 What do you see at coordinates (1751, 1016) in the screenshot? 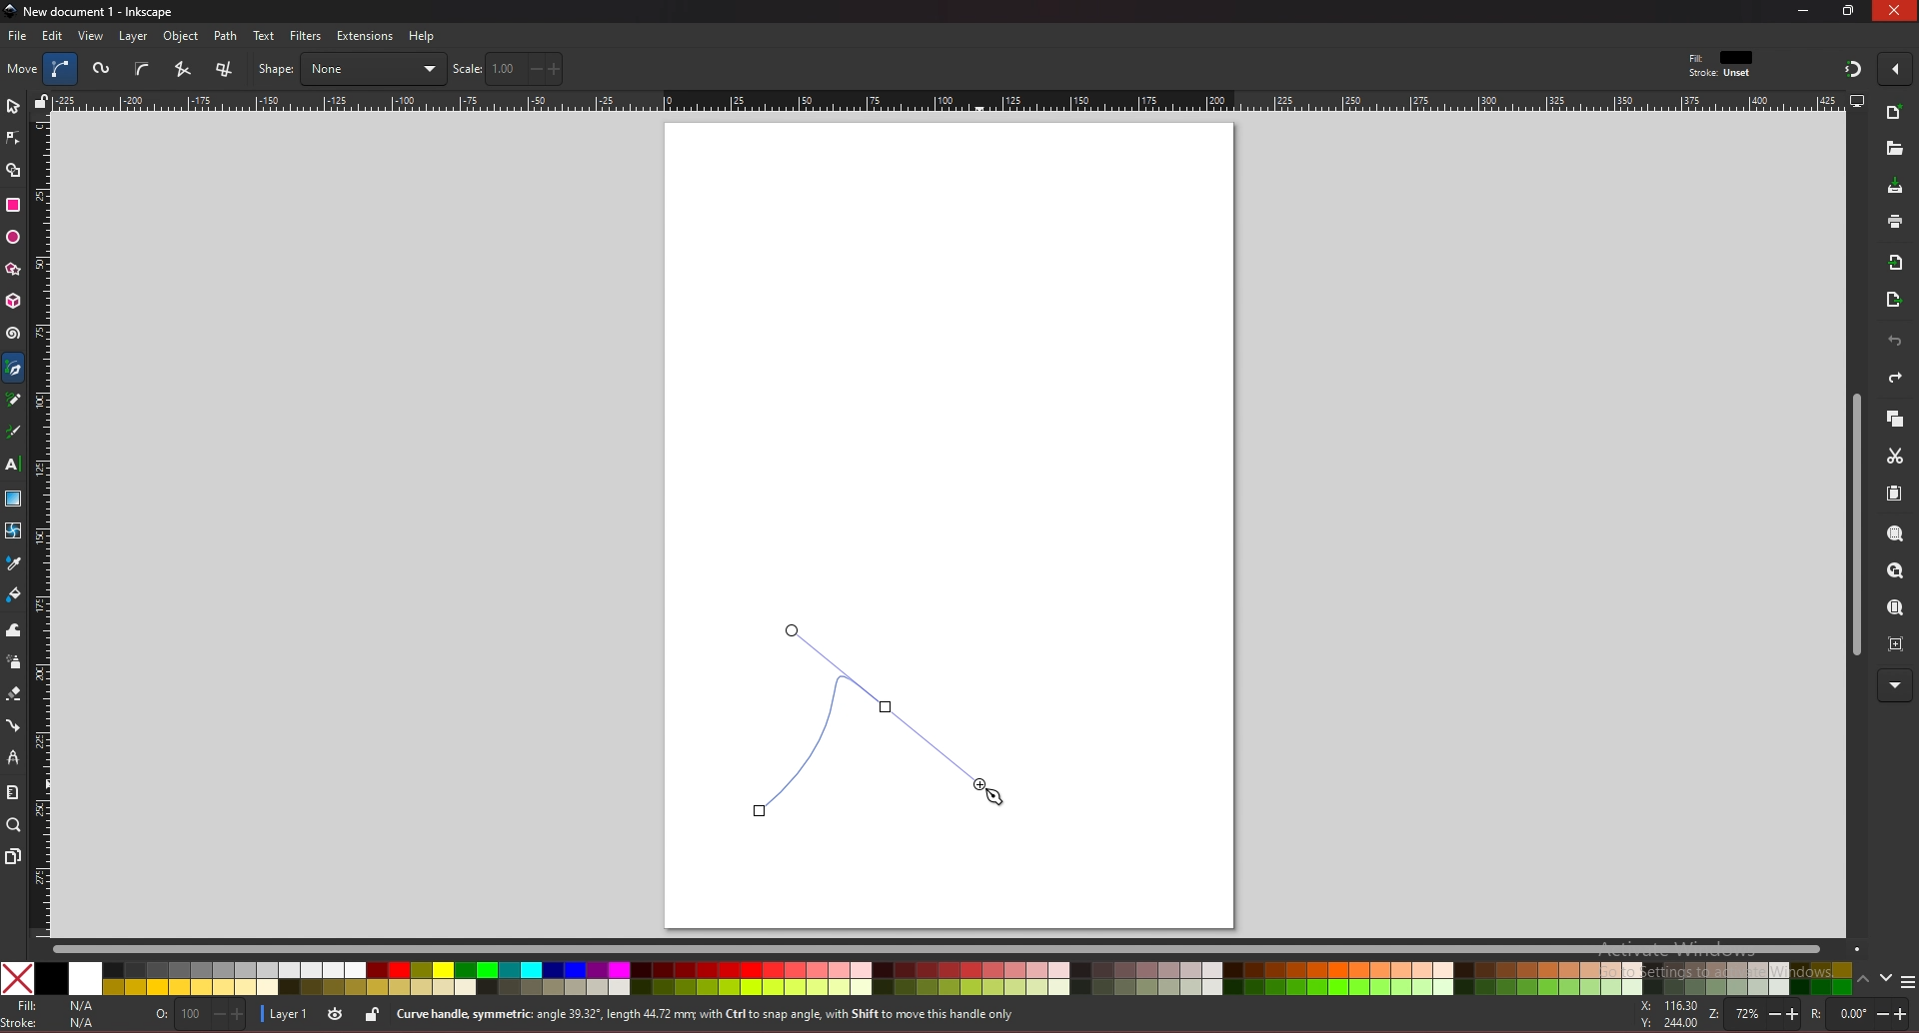
I see `zoom` at bounding box center [1751, 1016].